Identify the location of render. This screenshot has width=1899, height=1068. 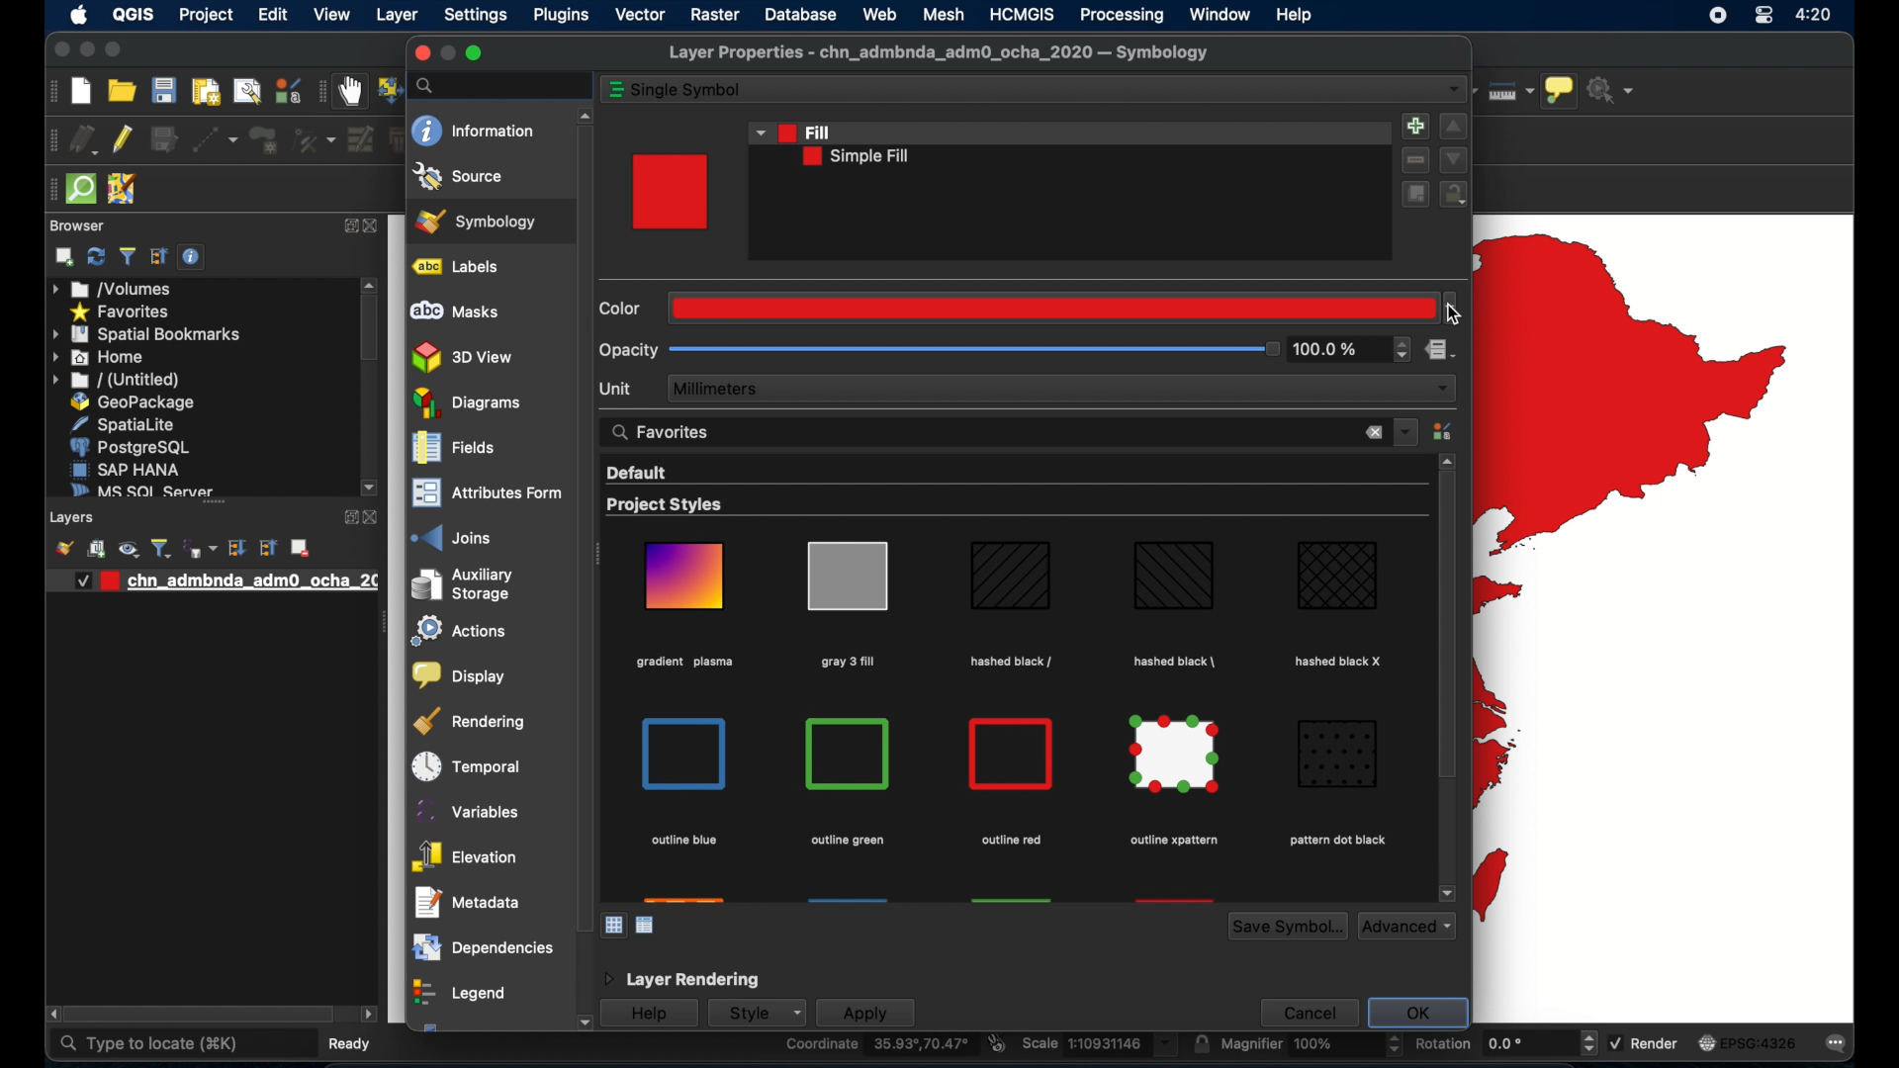
(1644, 1041).